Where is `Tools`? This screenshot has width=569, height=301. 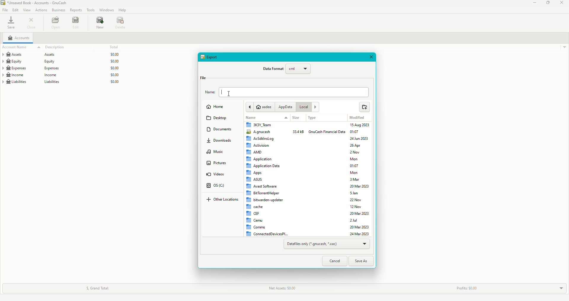 Tools is located at coordinates (90, 10).